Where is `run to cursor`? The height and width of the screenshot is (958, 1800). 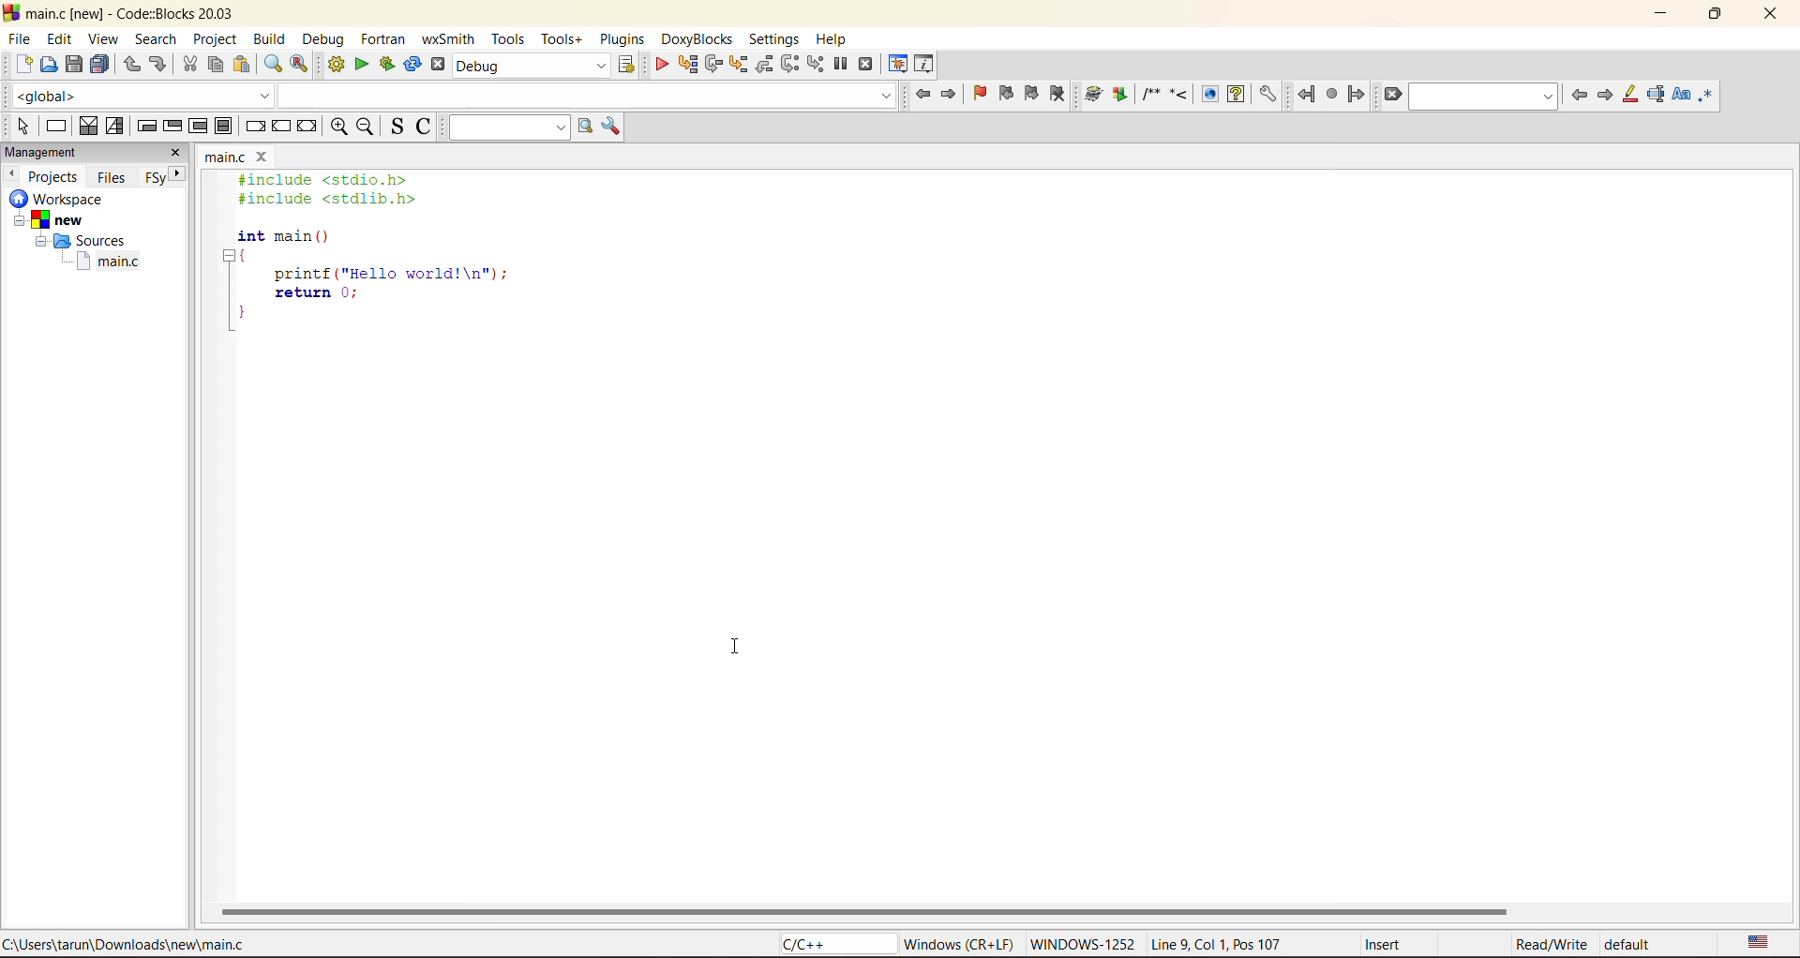
run to cursor is located at coordinates (687, 63).